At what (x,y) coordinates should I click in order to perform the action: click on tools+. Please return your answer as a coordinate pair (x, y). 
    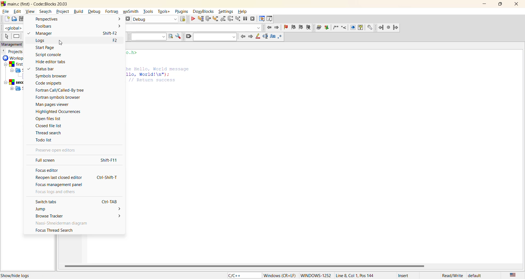
    Looking at the image, I should click on (164, 11).